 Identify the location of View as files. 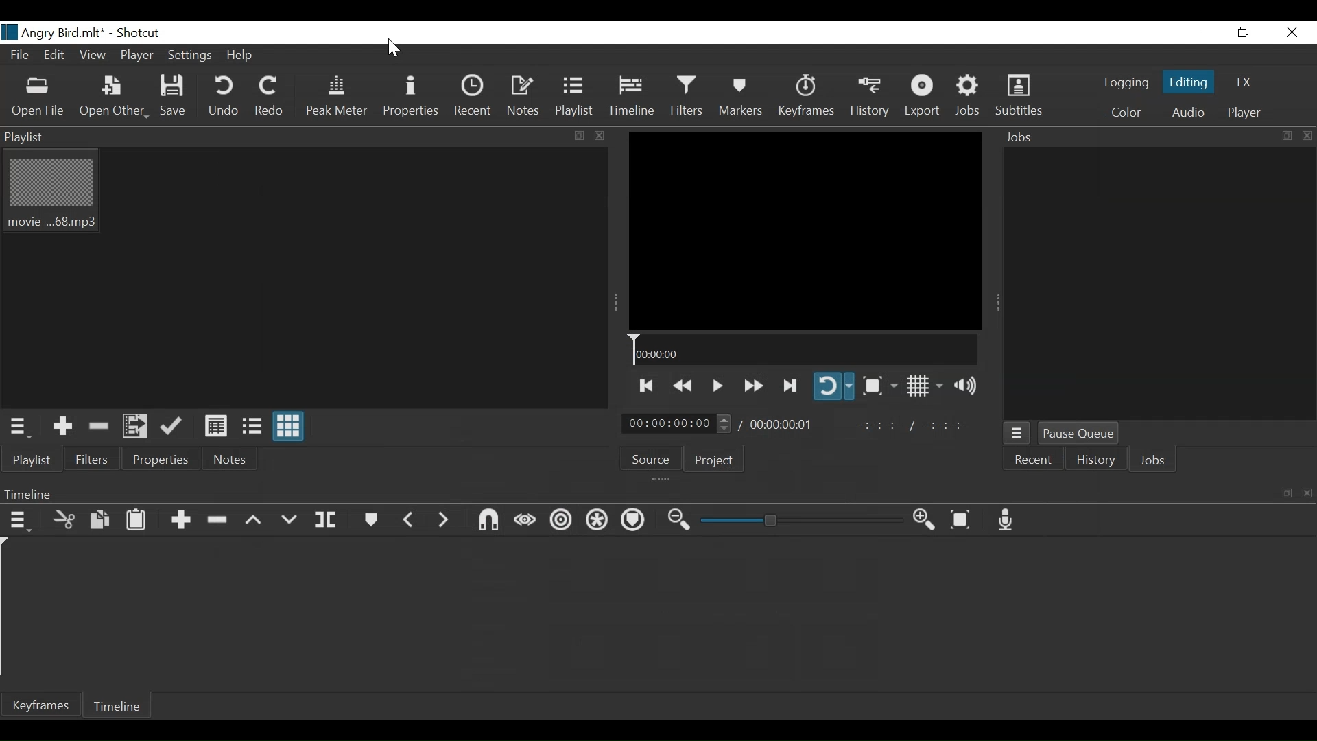
(250, 427).